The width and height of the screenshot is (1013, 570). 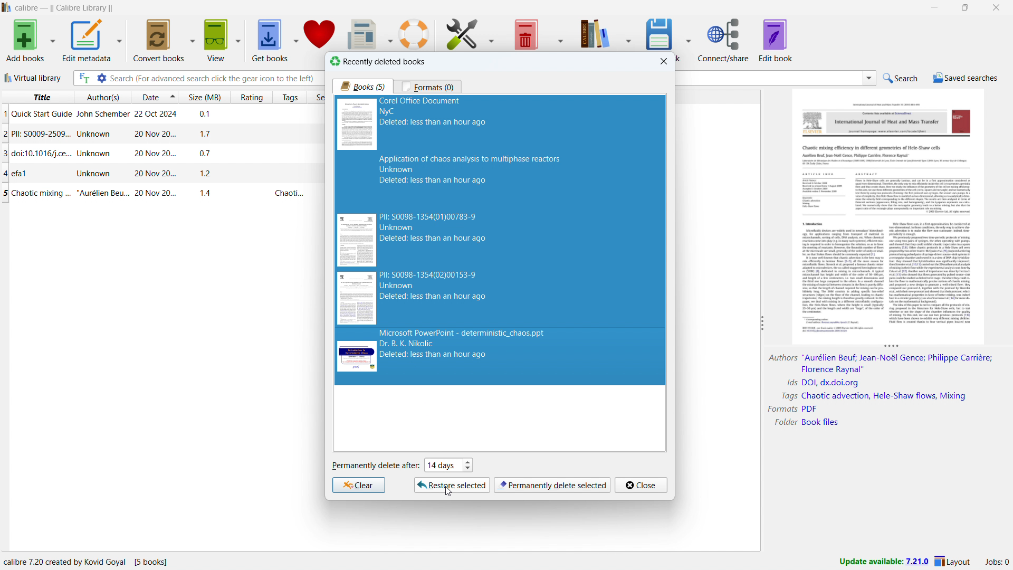 What do you see at coordinates (217, 40) in the screenshot?
I see `view` at bounding box center [217, 40].